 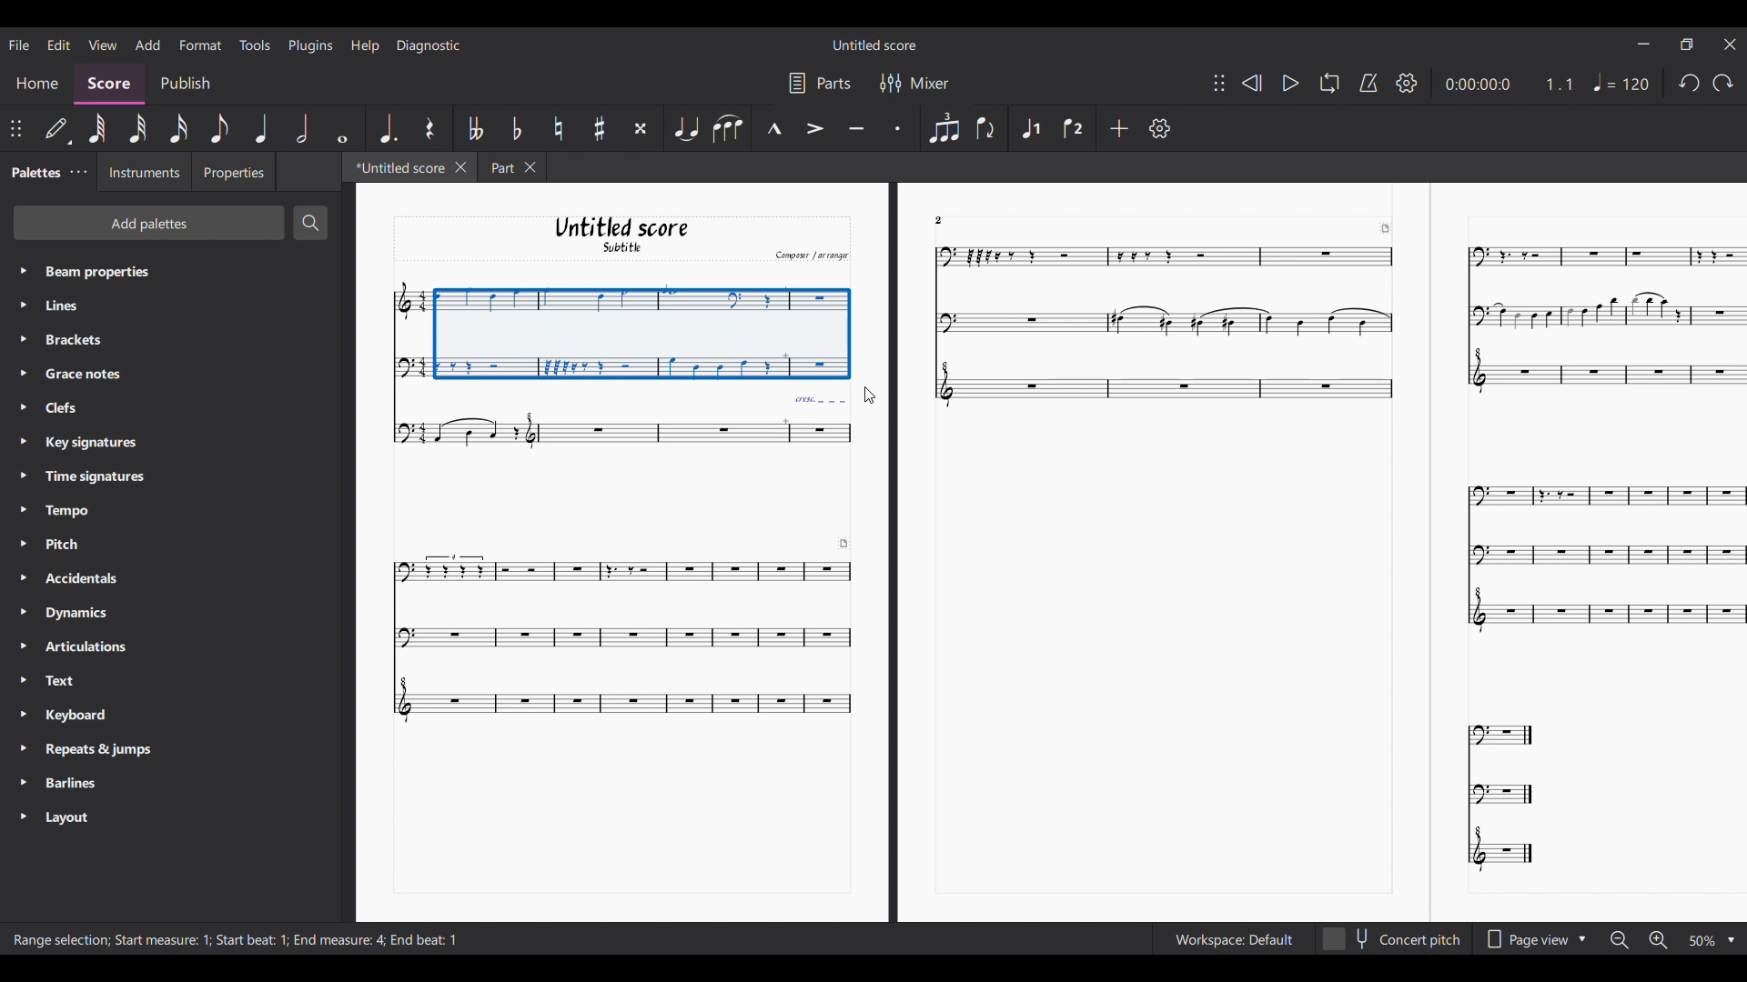 I want to click on Repeats & Jumps, so click(x=98, y=751).